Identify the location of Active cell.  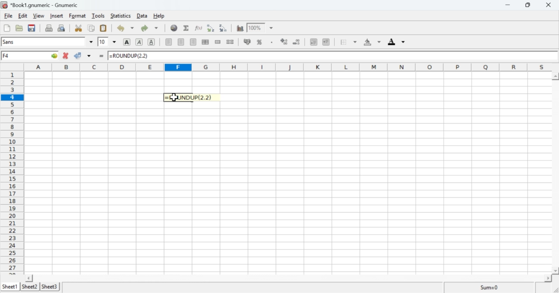
(31, 56).